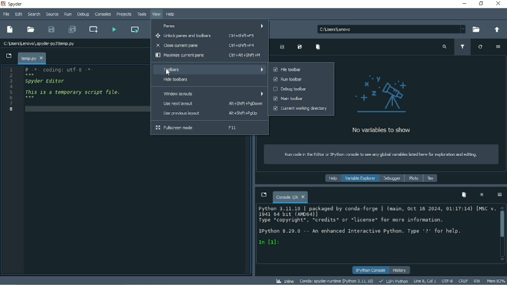 This screenshot has width=507, height=285. Describe the element at coordinates (263, 194) in the screenshot. I see `Browse tabs` at that location.